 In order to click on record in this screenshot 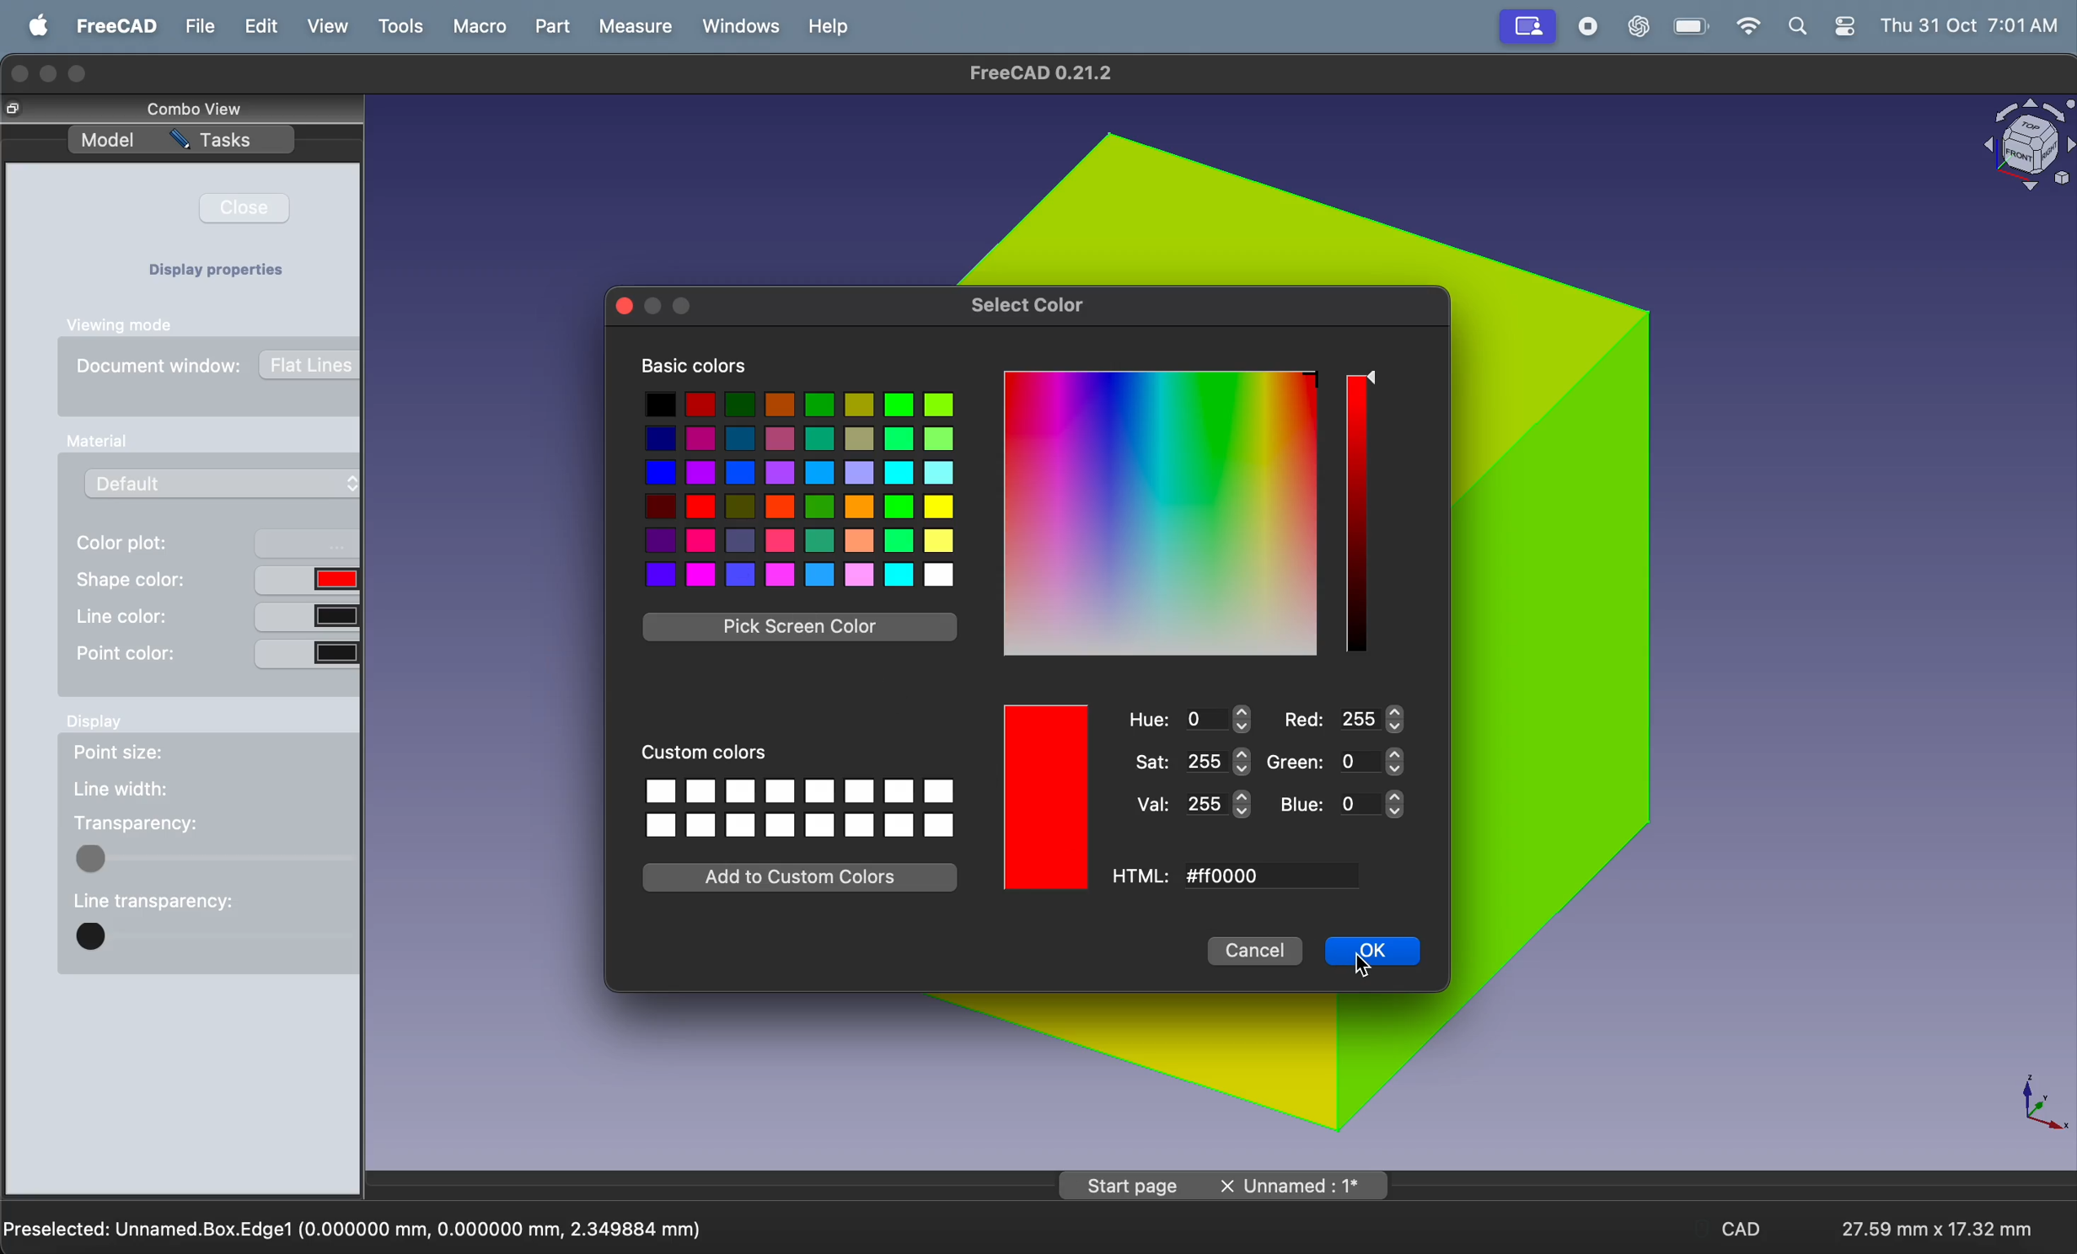, I will do `click(1586, 28)`.